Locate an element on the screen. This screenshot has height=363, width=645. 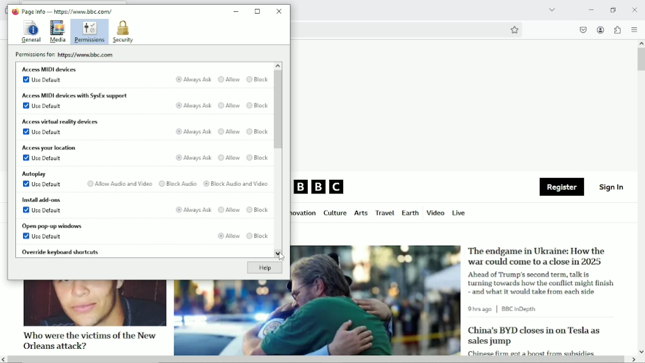
Block is located at coordinates (258, 131).